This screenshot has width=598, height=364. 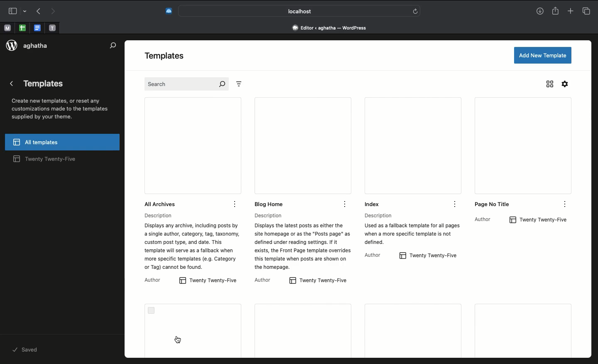 What do you see at coordinates (154, 281) in the screenshot?
I see `Author` at bounding box center [154, 281].